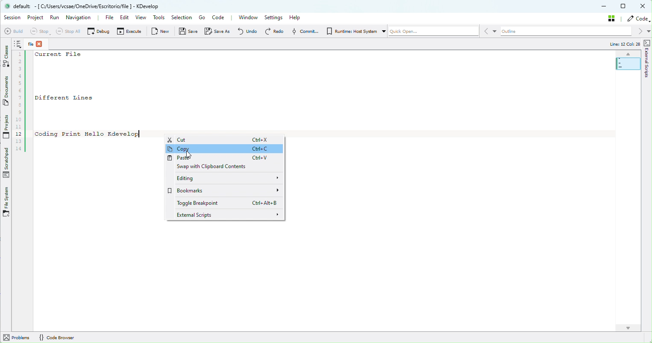 The image size is (652, 343). What do you see at coordinates (217, 32) in the screenshot?
I see `Save as` at bounding box center [217, 32].